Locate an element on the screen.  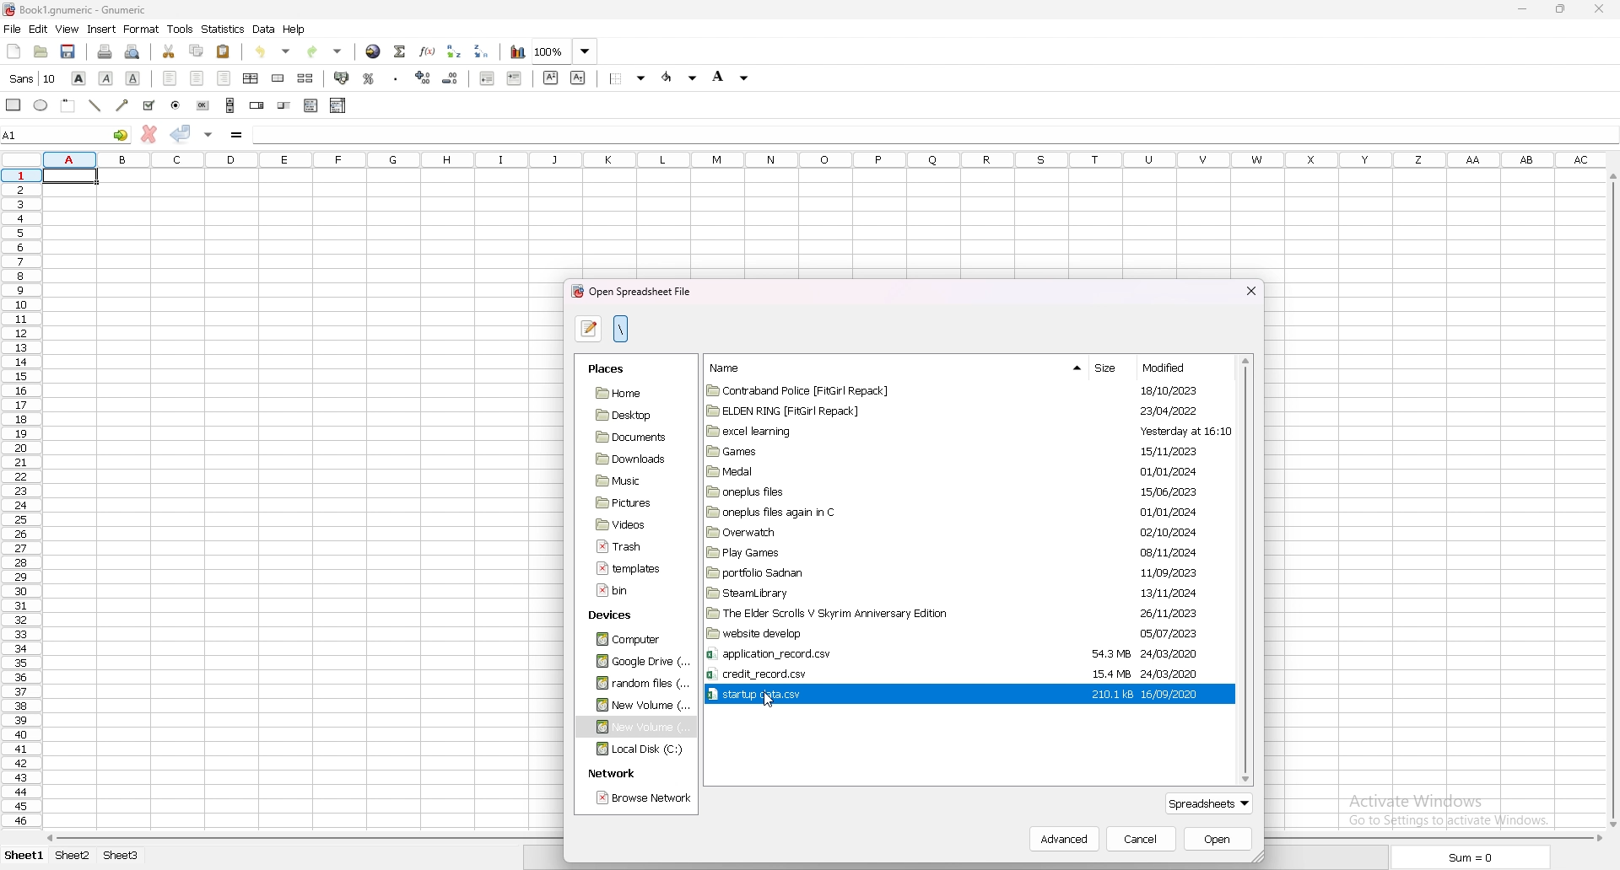
rectangle is located at coordinates (68, 105).